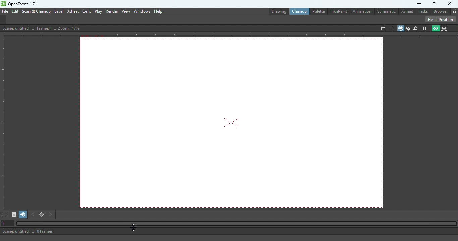  What do you see at coordinates (159, 11) in the screenshot?
I see `Help` at bounding box center [159, 11].